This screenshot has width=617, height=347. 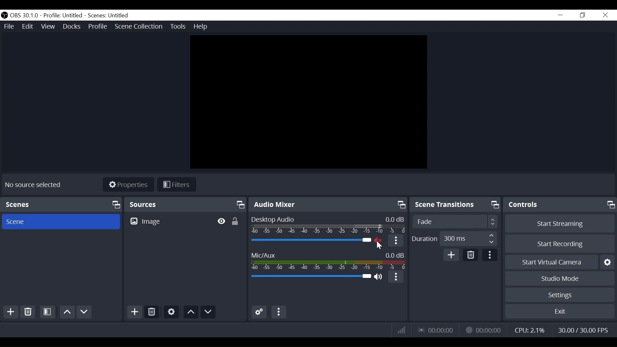 I want to click on OBS Version, so click(x=24, y=16).